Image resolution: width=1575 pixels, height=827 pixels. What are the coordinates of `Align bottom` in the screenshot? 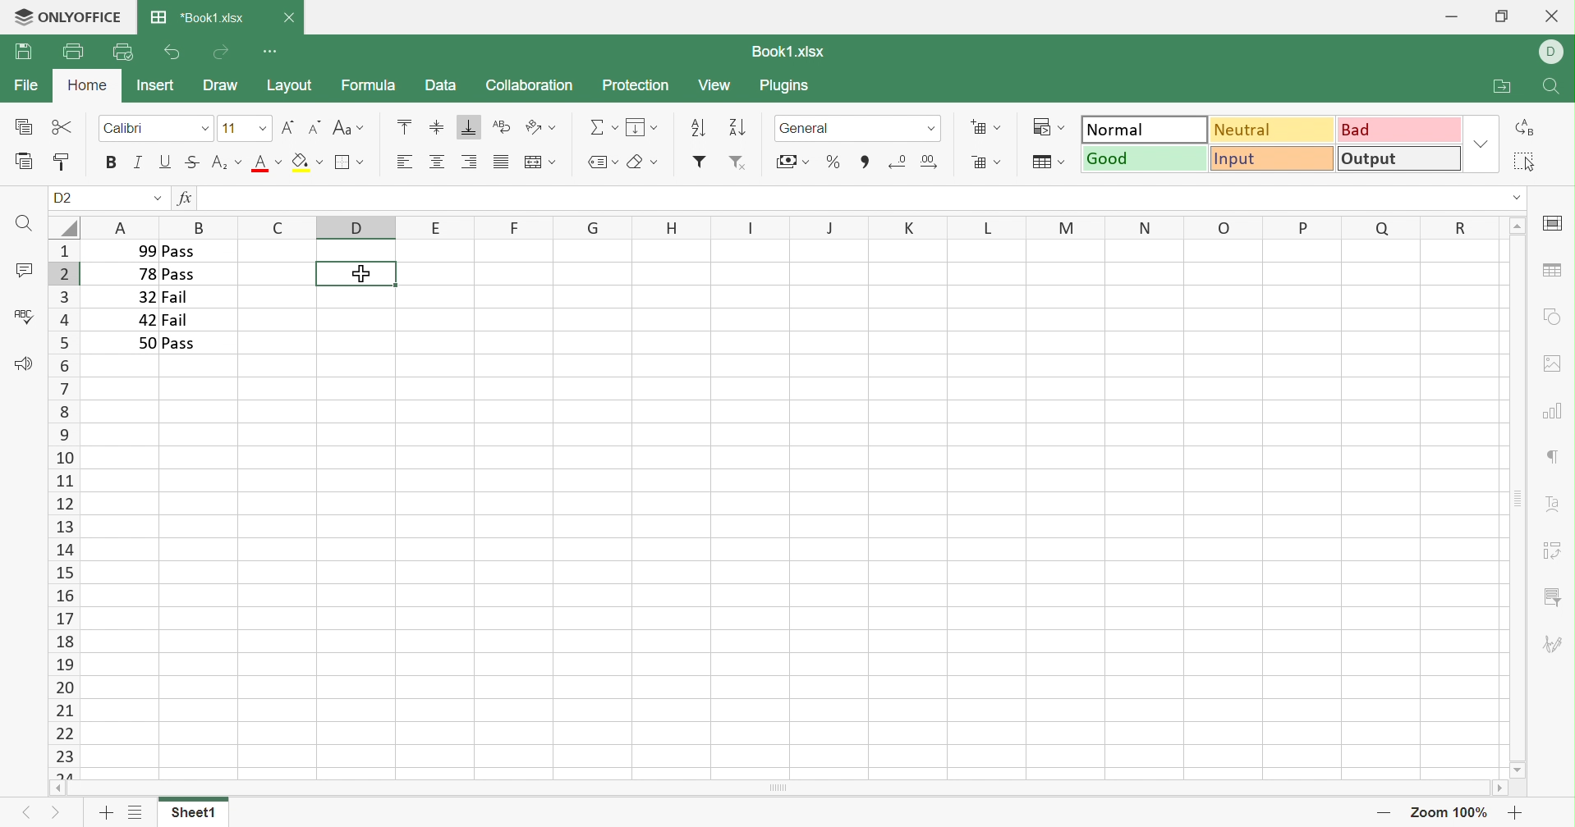 It's located at (469, 128).